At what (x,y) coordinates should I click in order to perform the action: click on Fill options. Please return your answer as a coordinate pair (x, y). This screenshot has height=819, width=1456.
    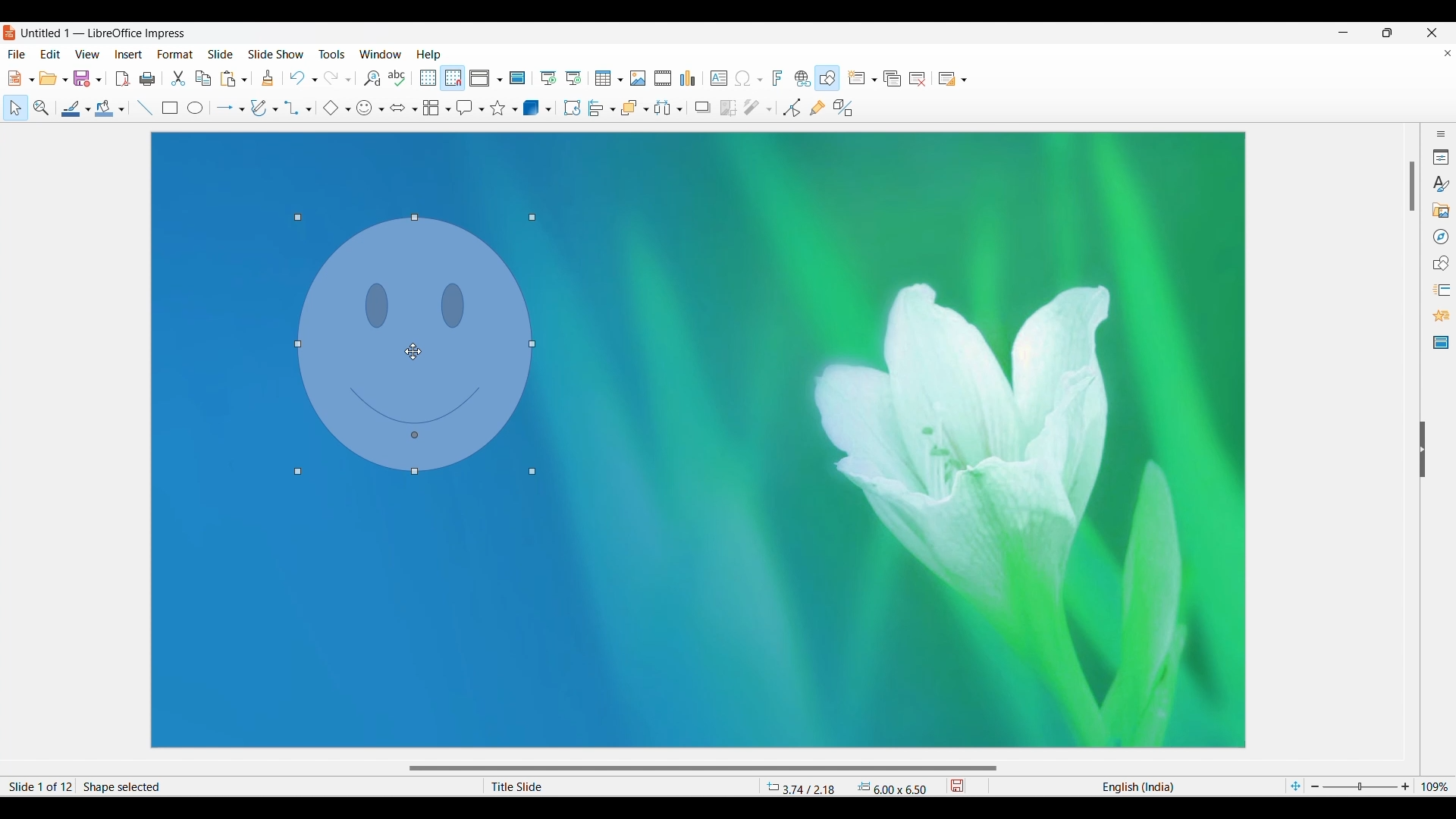
    Looking at the image, I should click on (121, 109).